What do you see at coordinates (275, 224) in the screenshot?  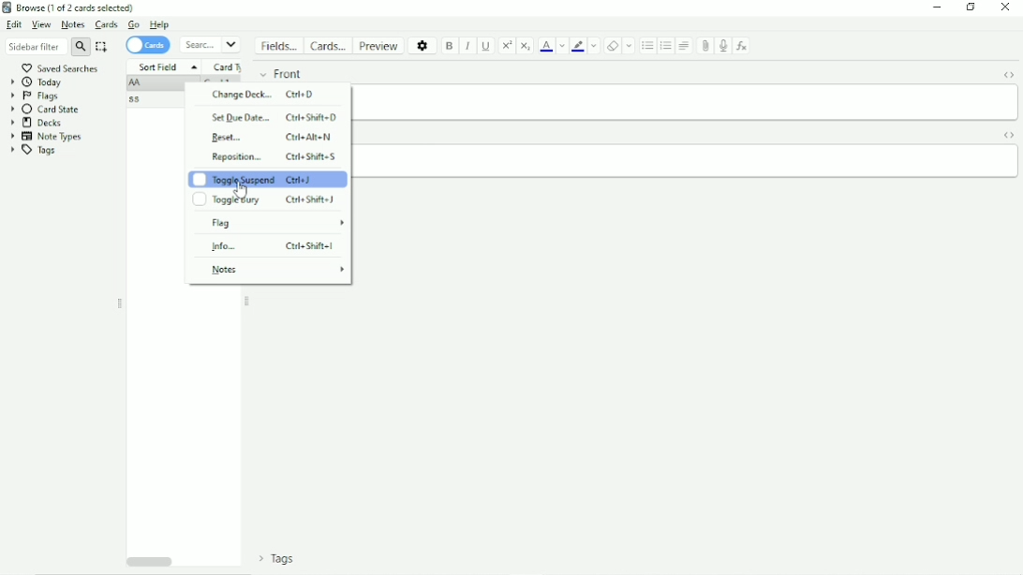 I see `Flag` at bounding box center [275, 224].